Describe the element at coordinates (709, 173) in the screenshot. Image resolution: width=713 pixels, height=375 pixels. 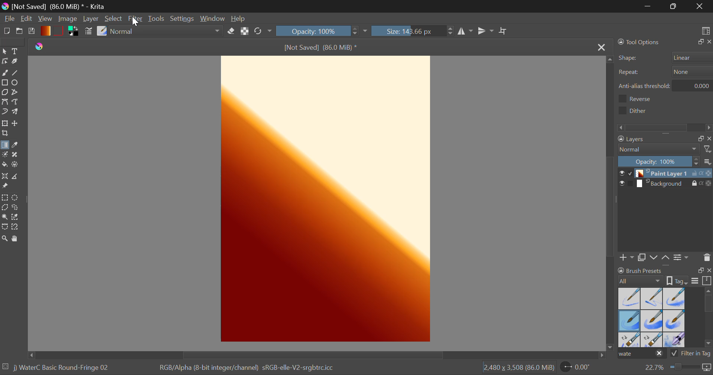
I see `color scale` at that location.